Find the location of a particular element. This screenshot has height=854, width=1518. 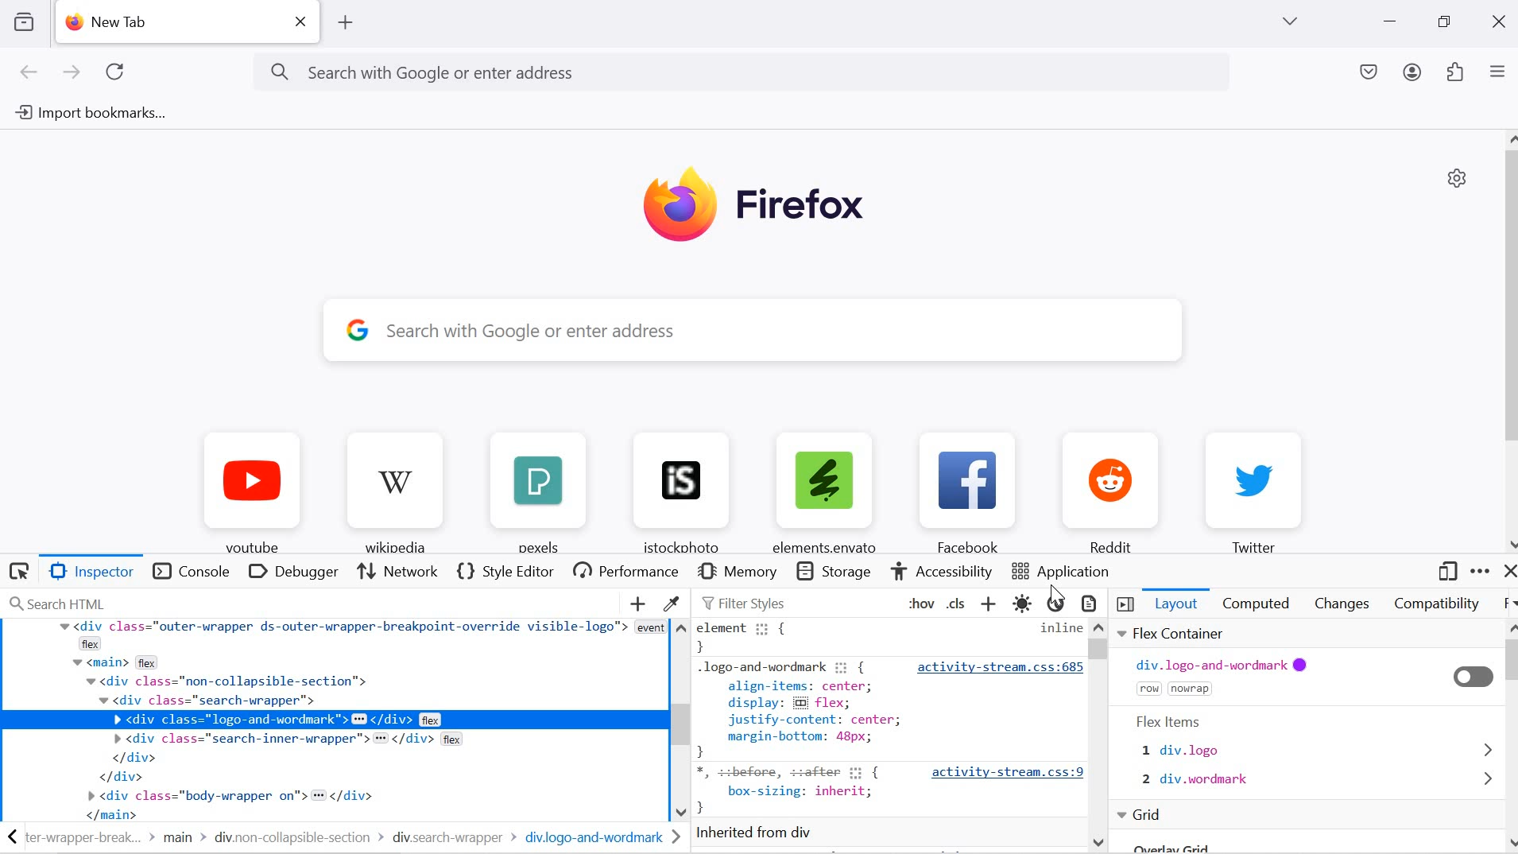

list of tabs is located at coordinates (1289, 20).